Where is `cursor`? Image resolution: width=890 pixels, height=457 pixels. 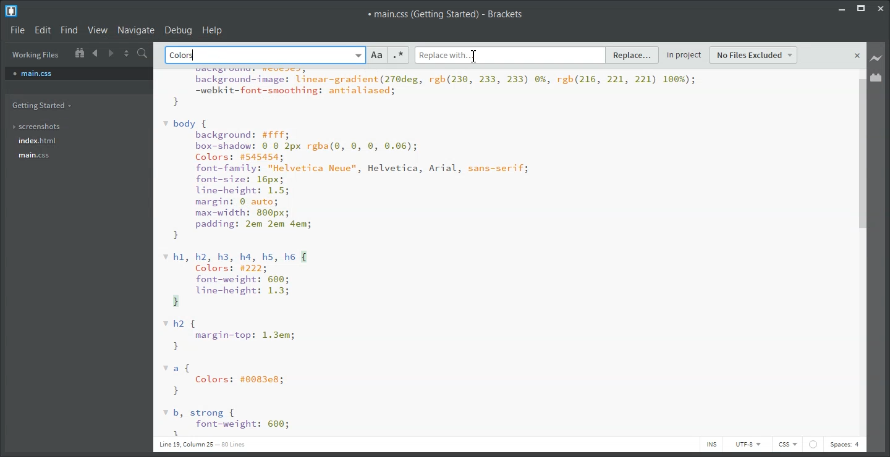 cursor is located at coordinates (476, 56).